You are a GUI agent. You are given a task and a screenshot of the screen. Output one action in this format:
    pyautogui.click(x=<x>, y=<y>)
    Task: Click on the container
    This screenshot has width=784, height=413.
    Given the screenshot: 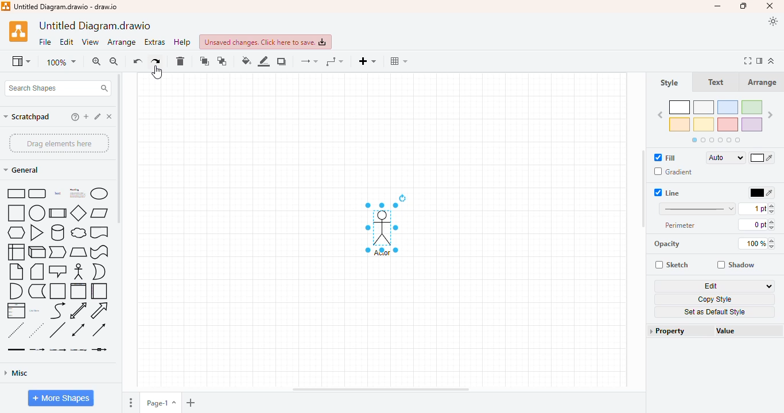 What is the action you would take?
    pyautogui.click(x=58, y=291)
    